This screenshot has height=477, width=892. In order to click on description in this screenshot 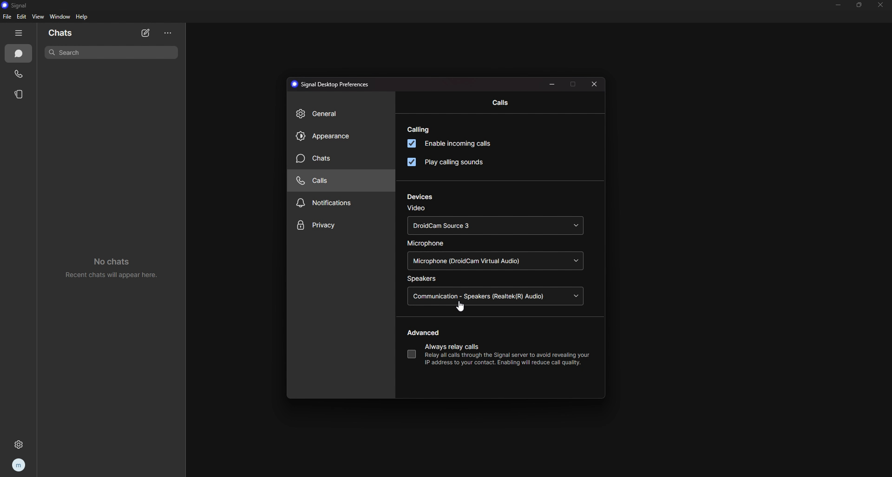, I will do `click(502, 359)`.